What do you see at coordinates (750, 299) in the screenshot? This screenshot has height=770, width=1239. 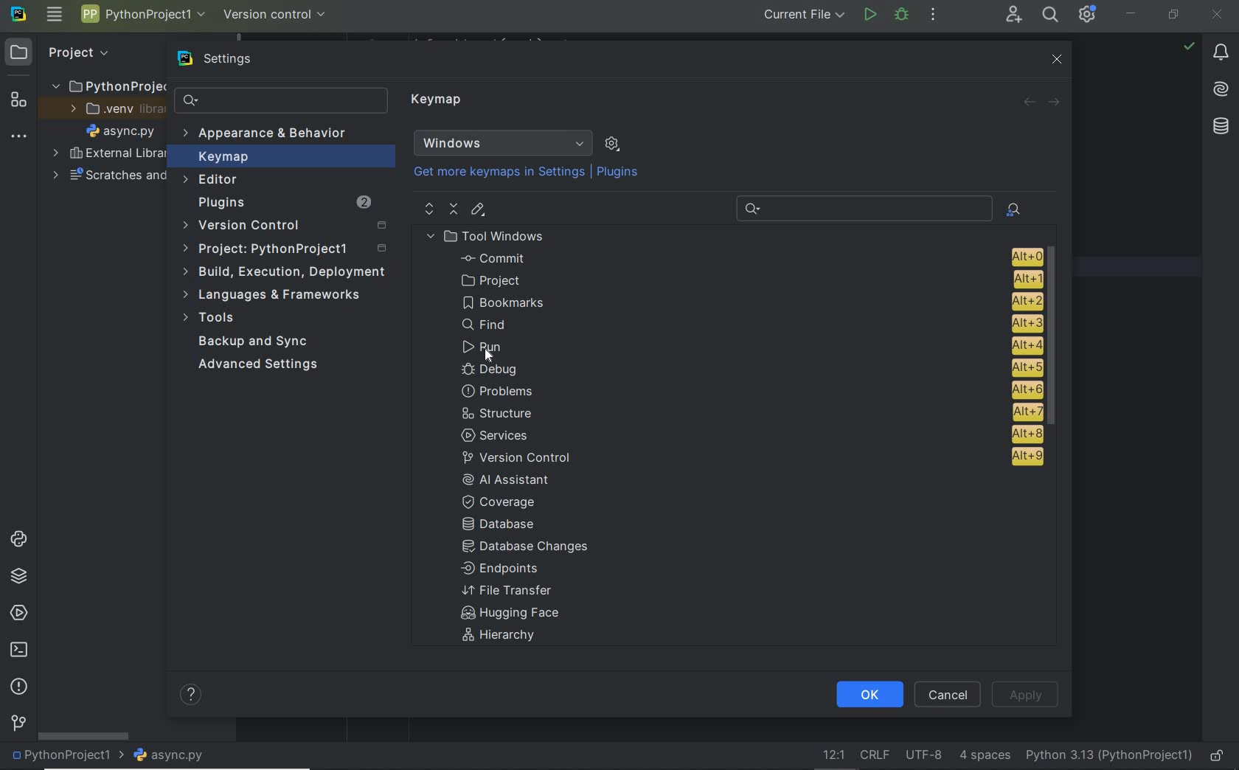 I see `Bookmarks` at bounding box center [750, 299].